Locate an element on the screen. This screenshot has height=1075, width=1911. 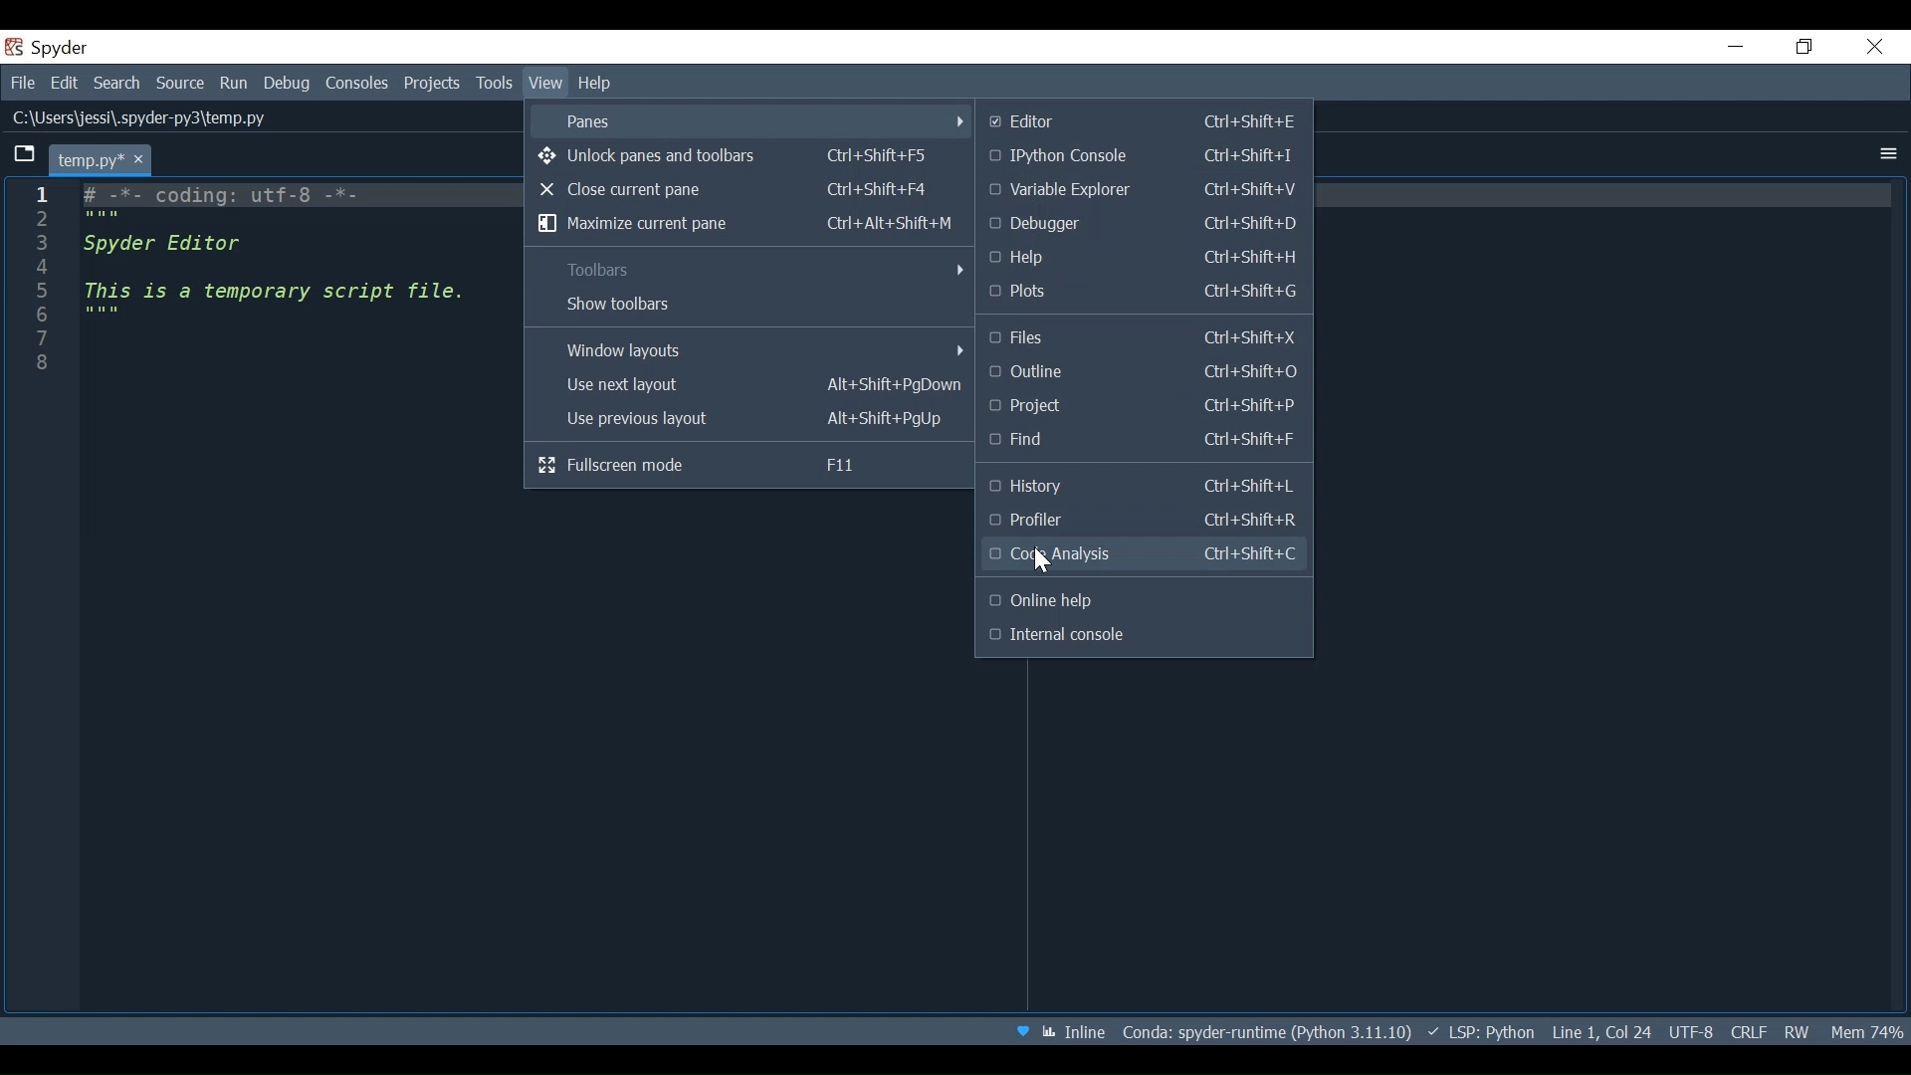
Restore is located at coordinates (1805, 47).